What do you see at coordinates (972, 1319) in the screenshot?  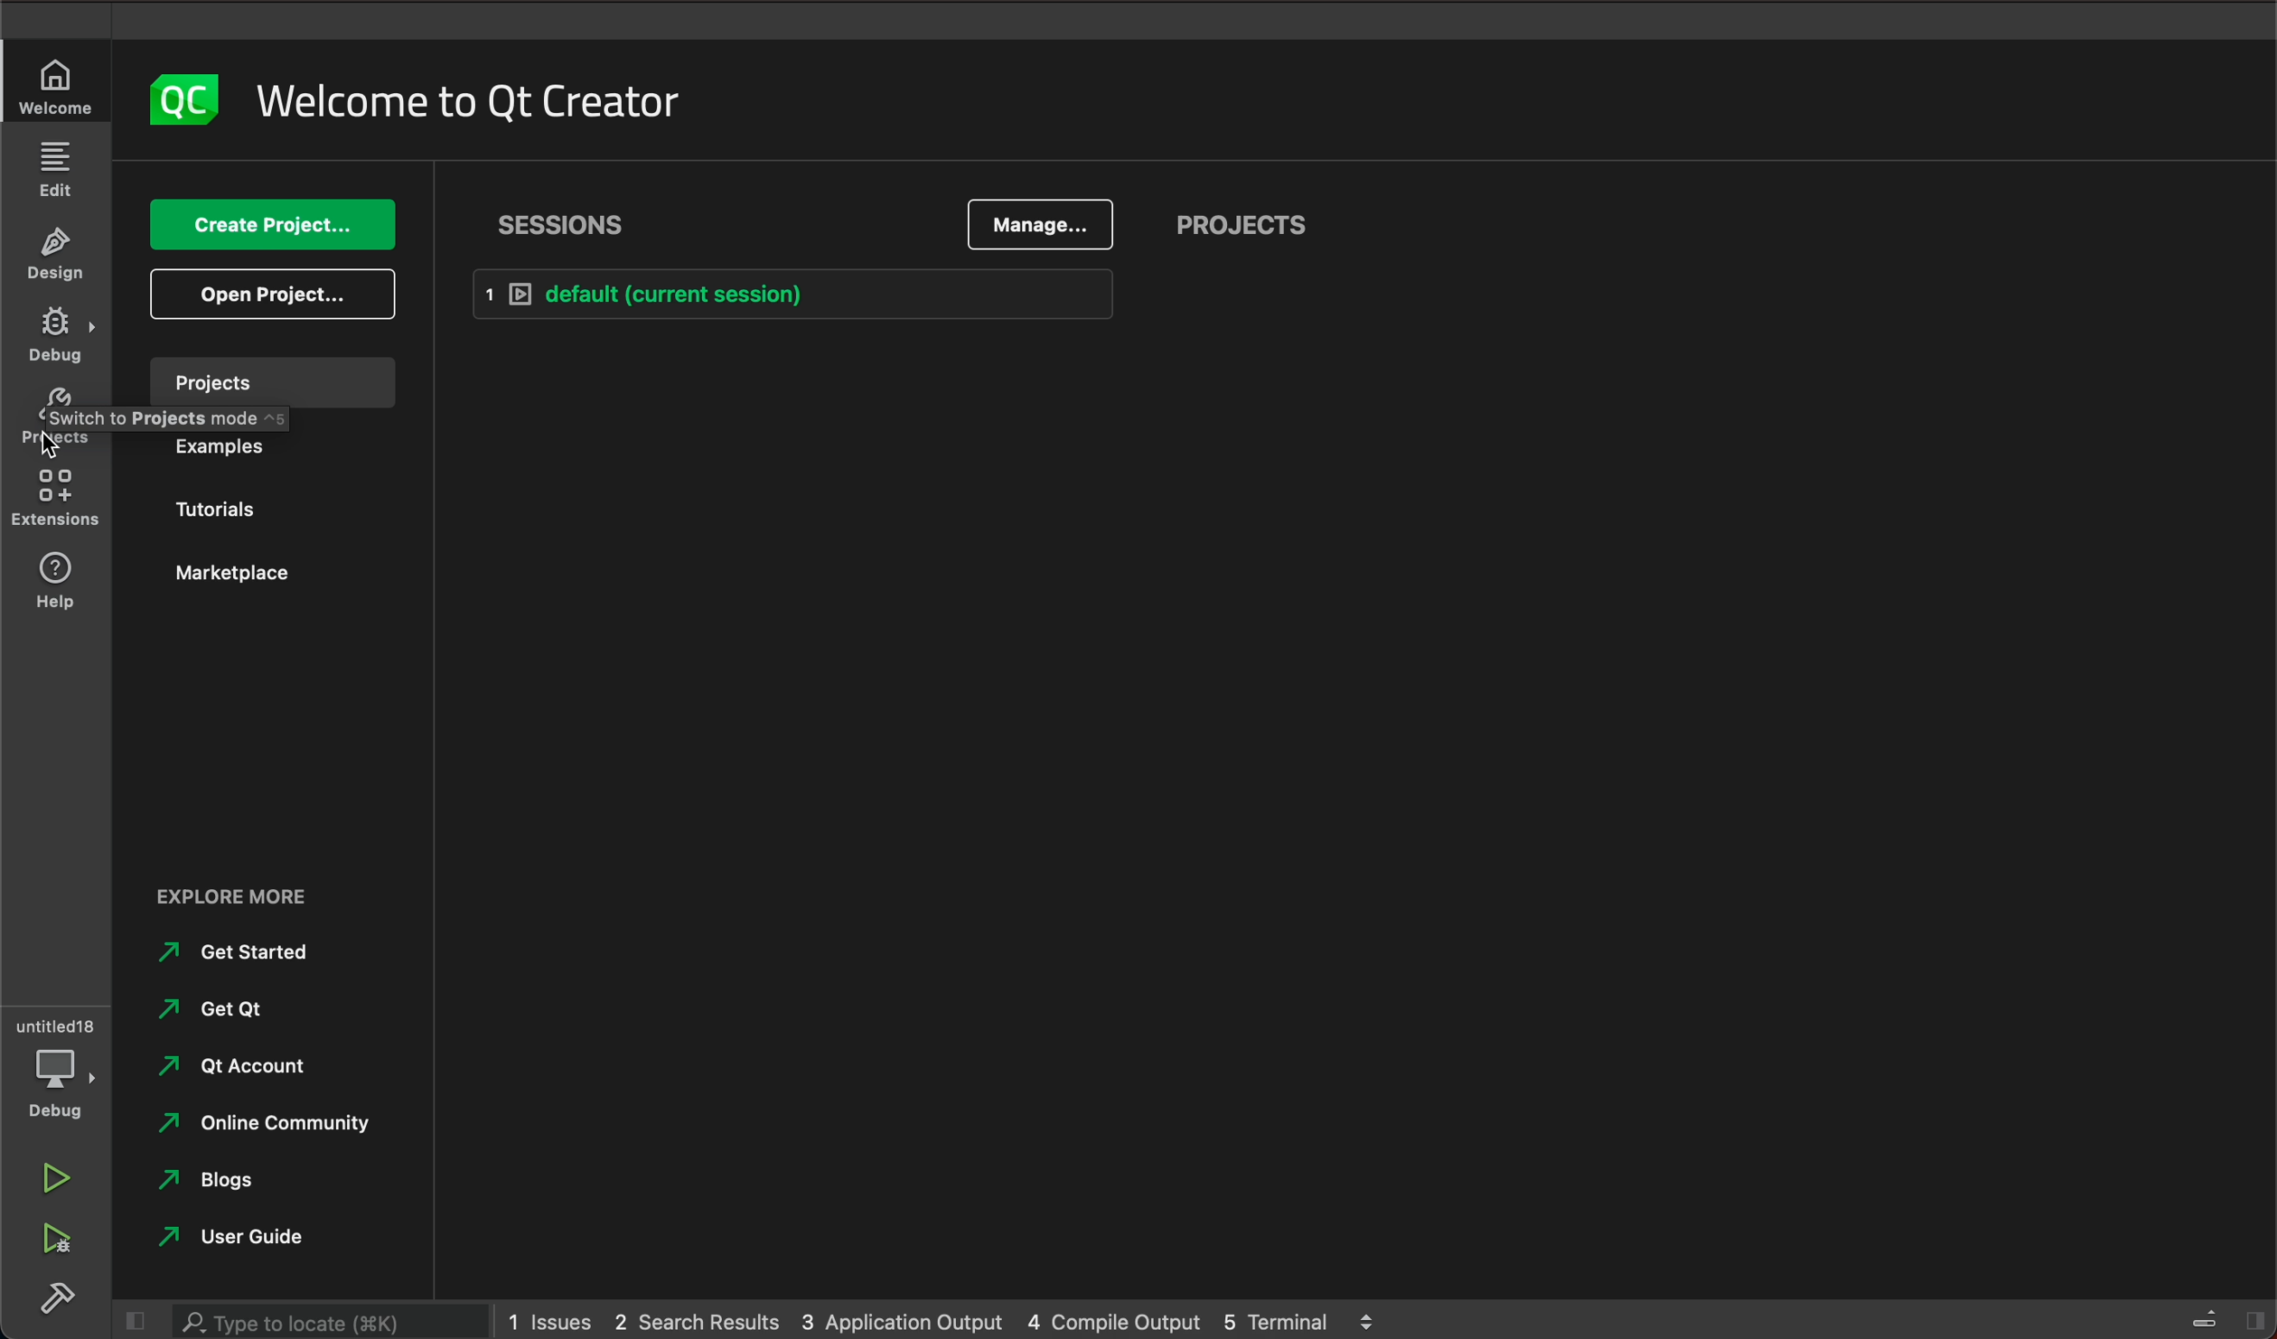 I see `logs` at bounding box center [972, 1319].